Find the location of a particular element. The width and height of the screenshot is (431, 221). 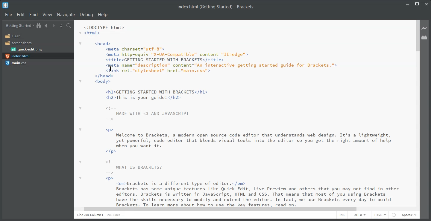

Text Cursor is located at coordinates (111, 69).